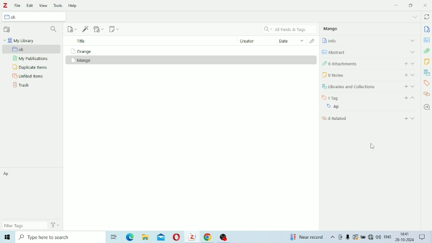 Image resolution: width=432 pixels, height=243 pixels. I want to click on Edit, so click(30, 6).